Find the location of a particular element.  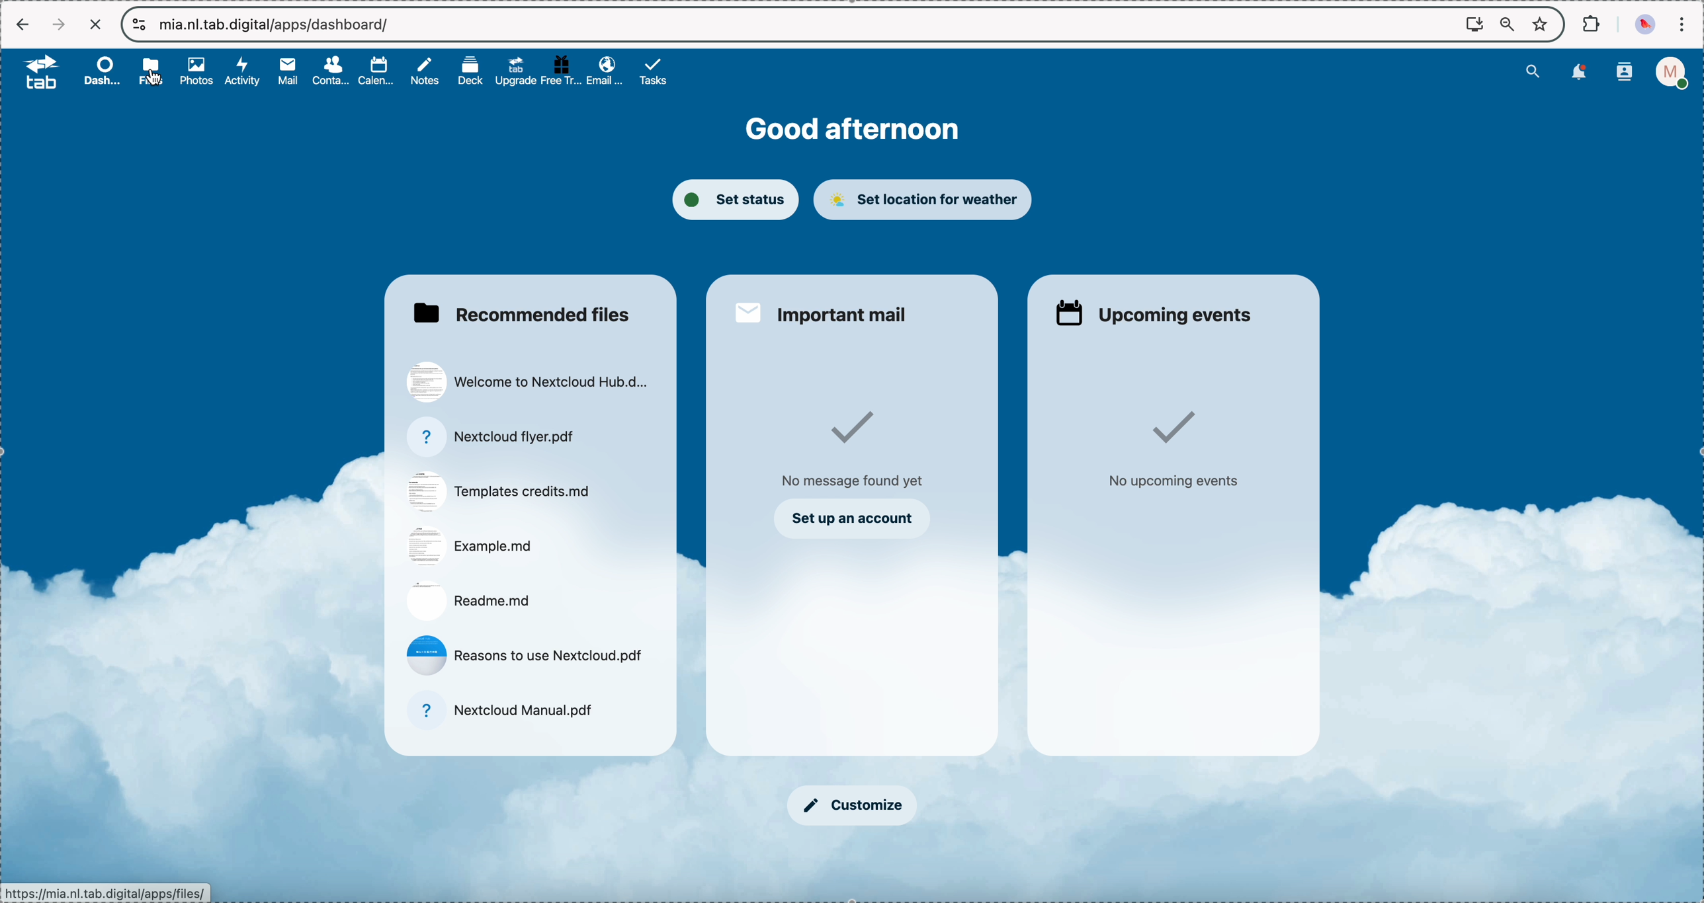

deck is located at coordinates (473, 70).